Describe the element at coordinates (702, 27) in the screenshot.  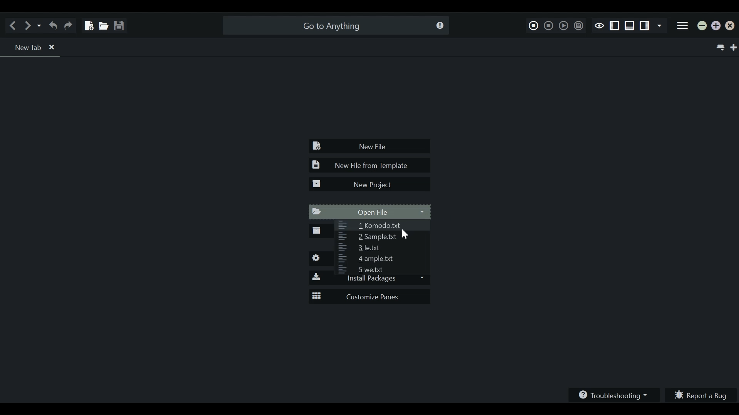
I see `minimize` at that location.